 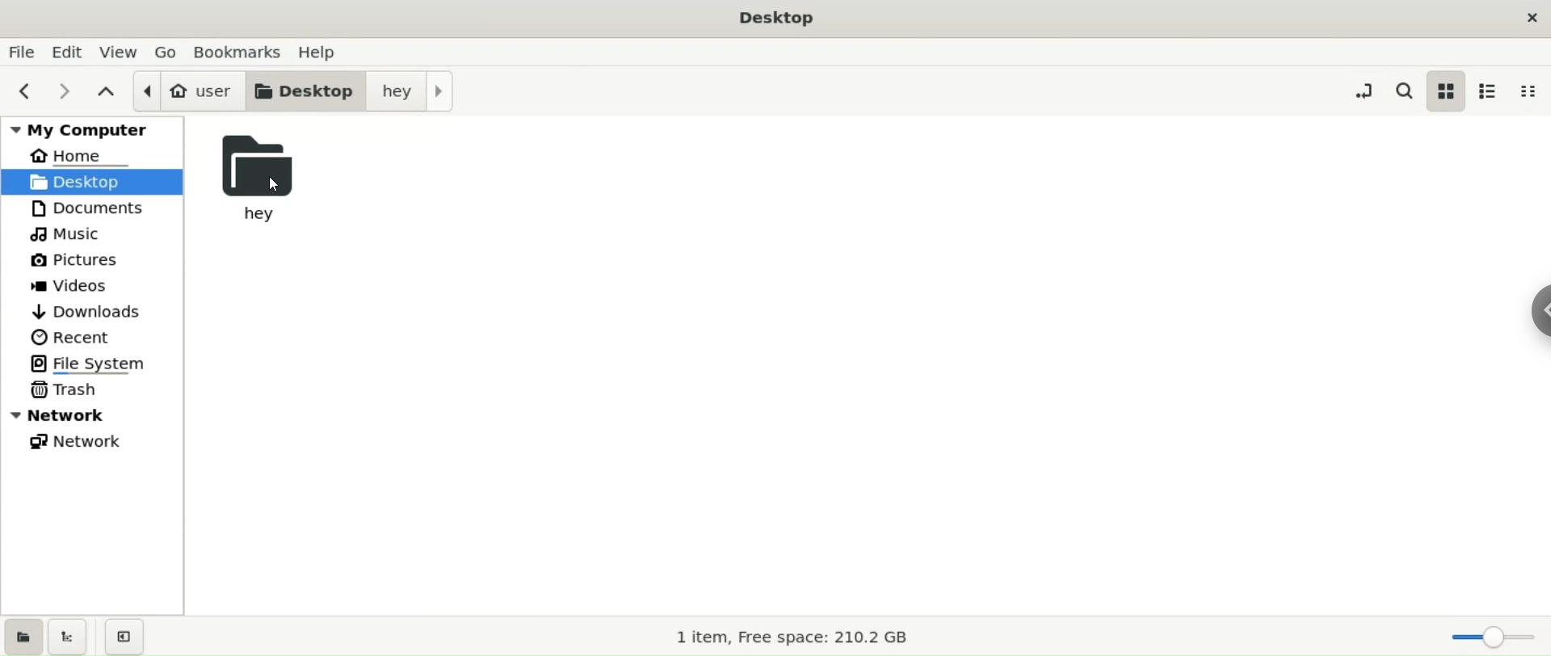 What do you see at coordinates (1529, 90) in the screenshot?
I see `compact view` at bounding box center [1529, 90].